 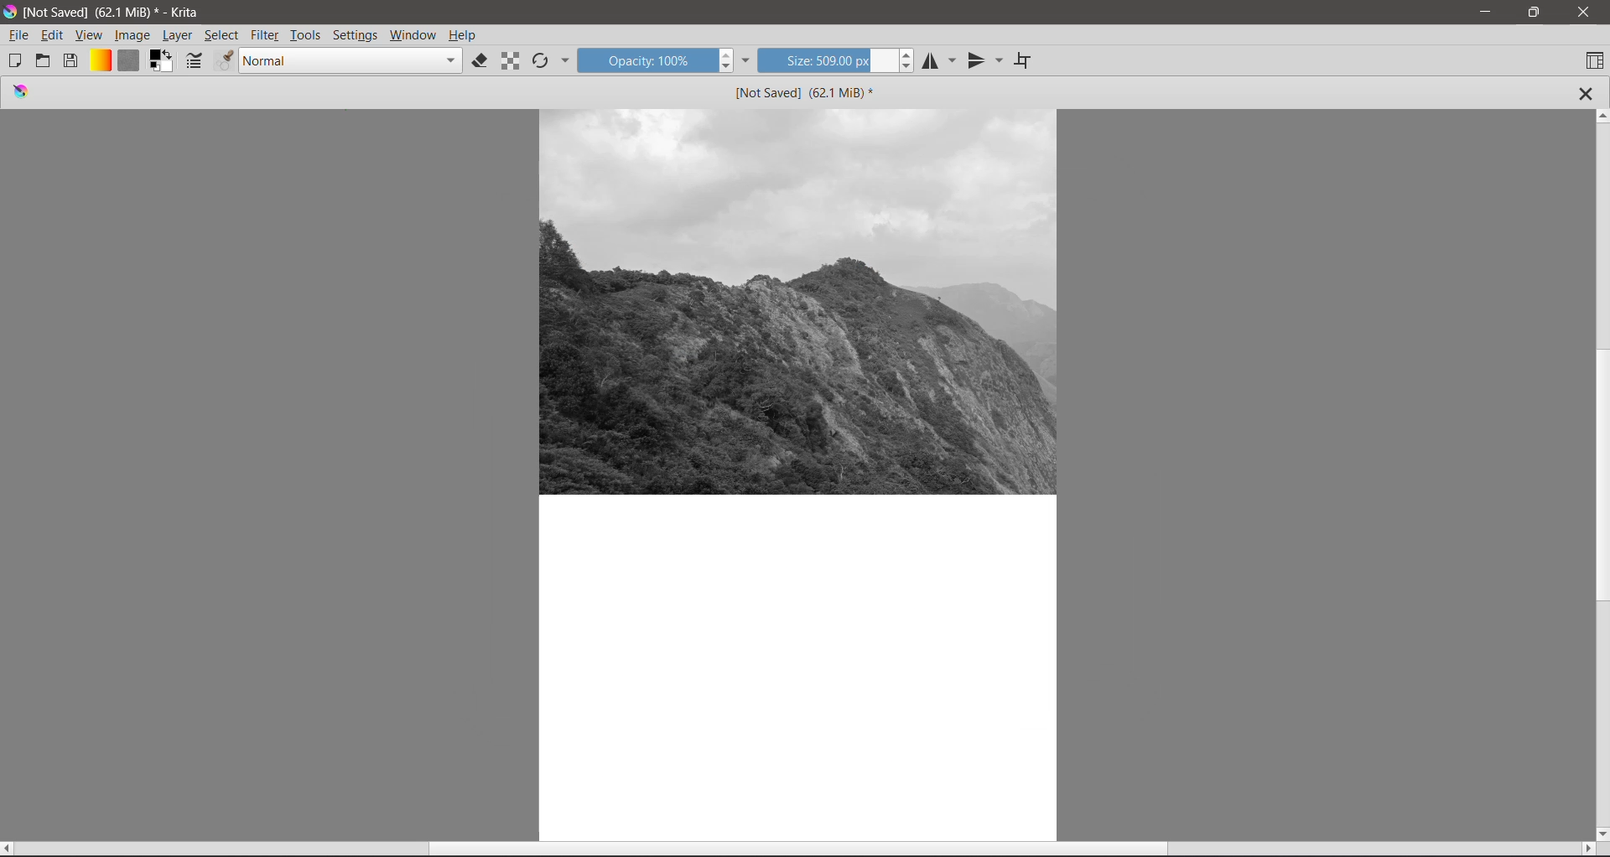 I want to click on Image Name and Size, so click(x=802, y=92).